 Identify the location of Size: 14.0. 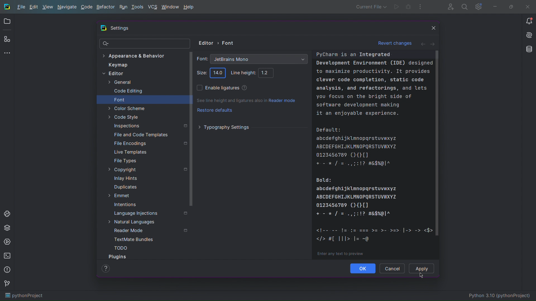
(218, 73).